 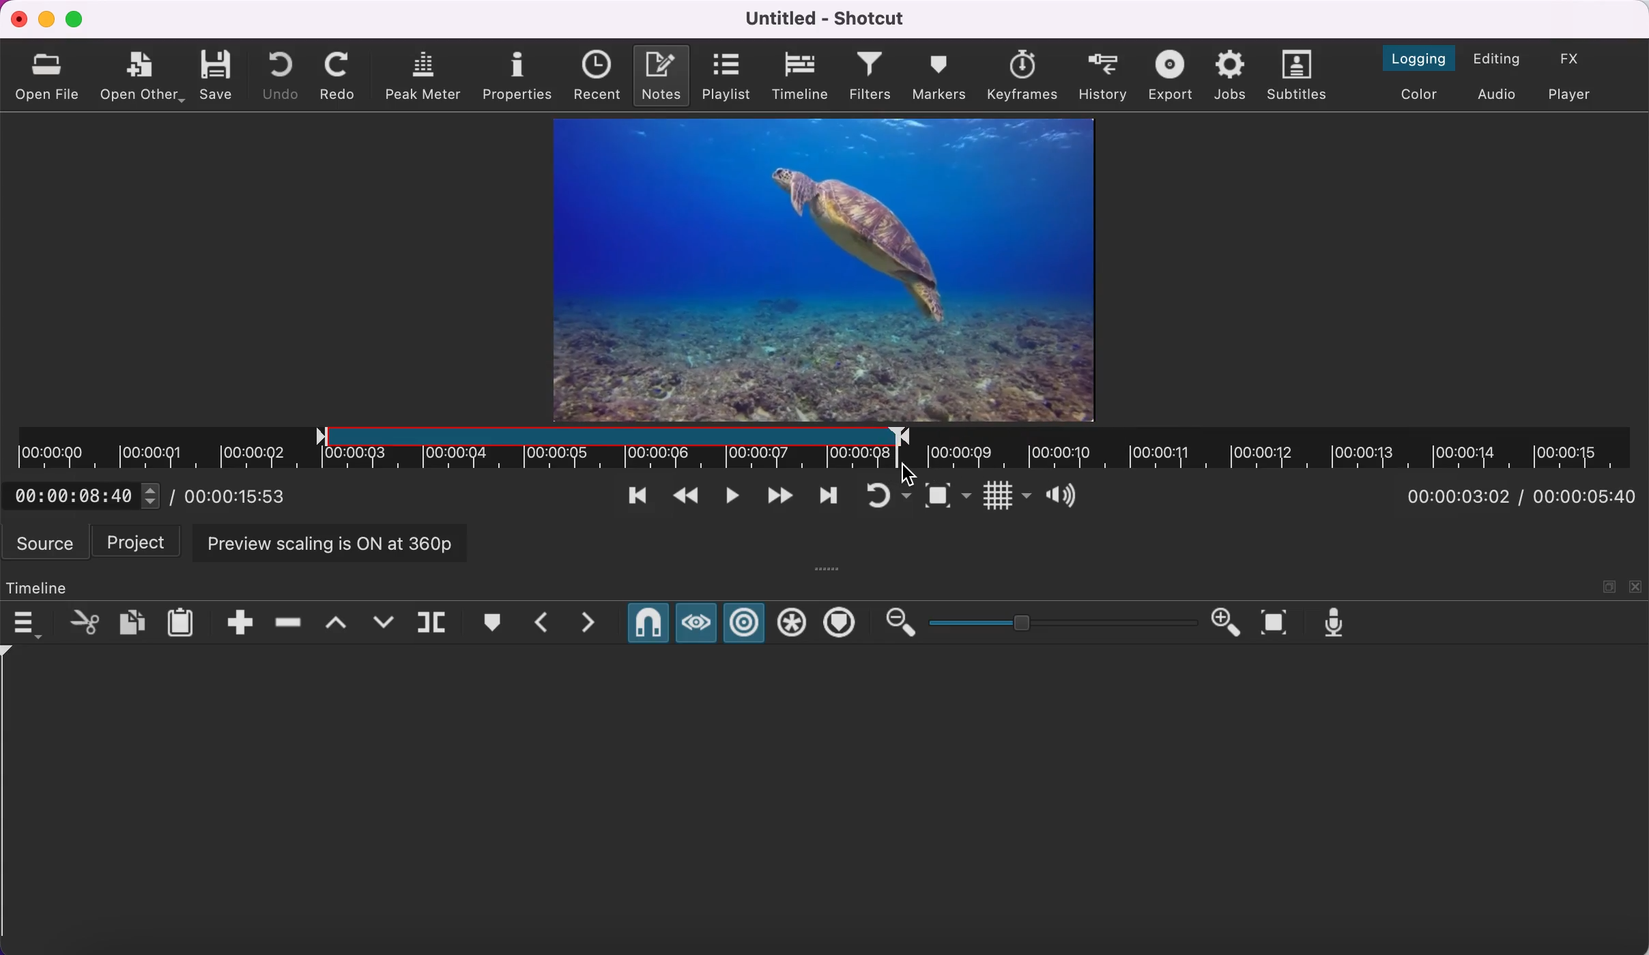 What do you see at coordinates (822, 269) in the screenshot?
I see `clip` at bounding box center [822, 269].